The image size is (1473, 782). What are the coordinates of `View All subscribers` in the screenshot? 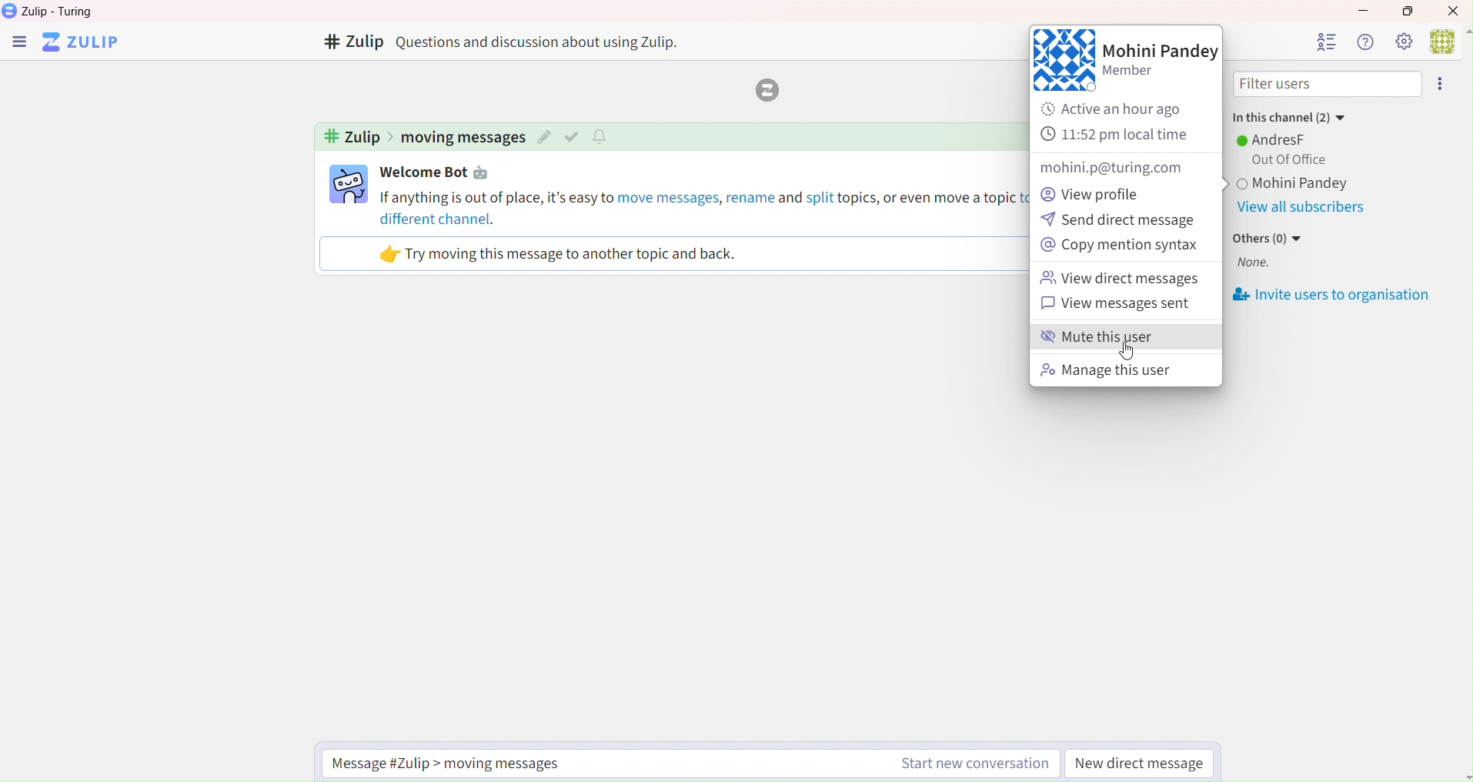 It's located at (1300, 209).